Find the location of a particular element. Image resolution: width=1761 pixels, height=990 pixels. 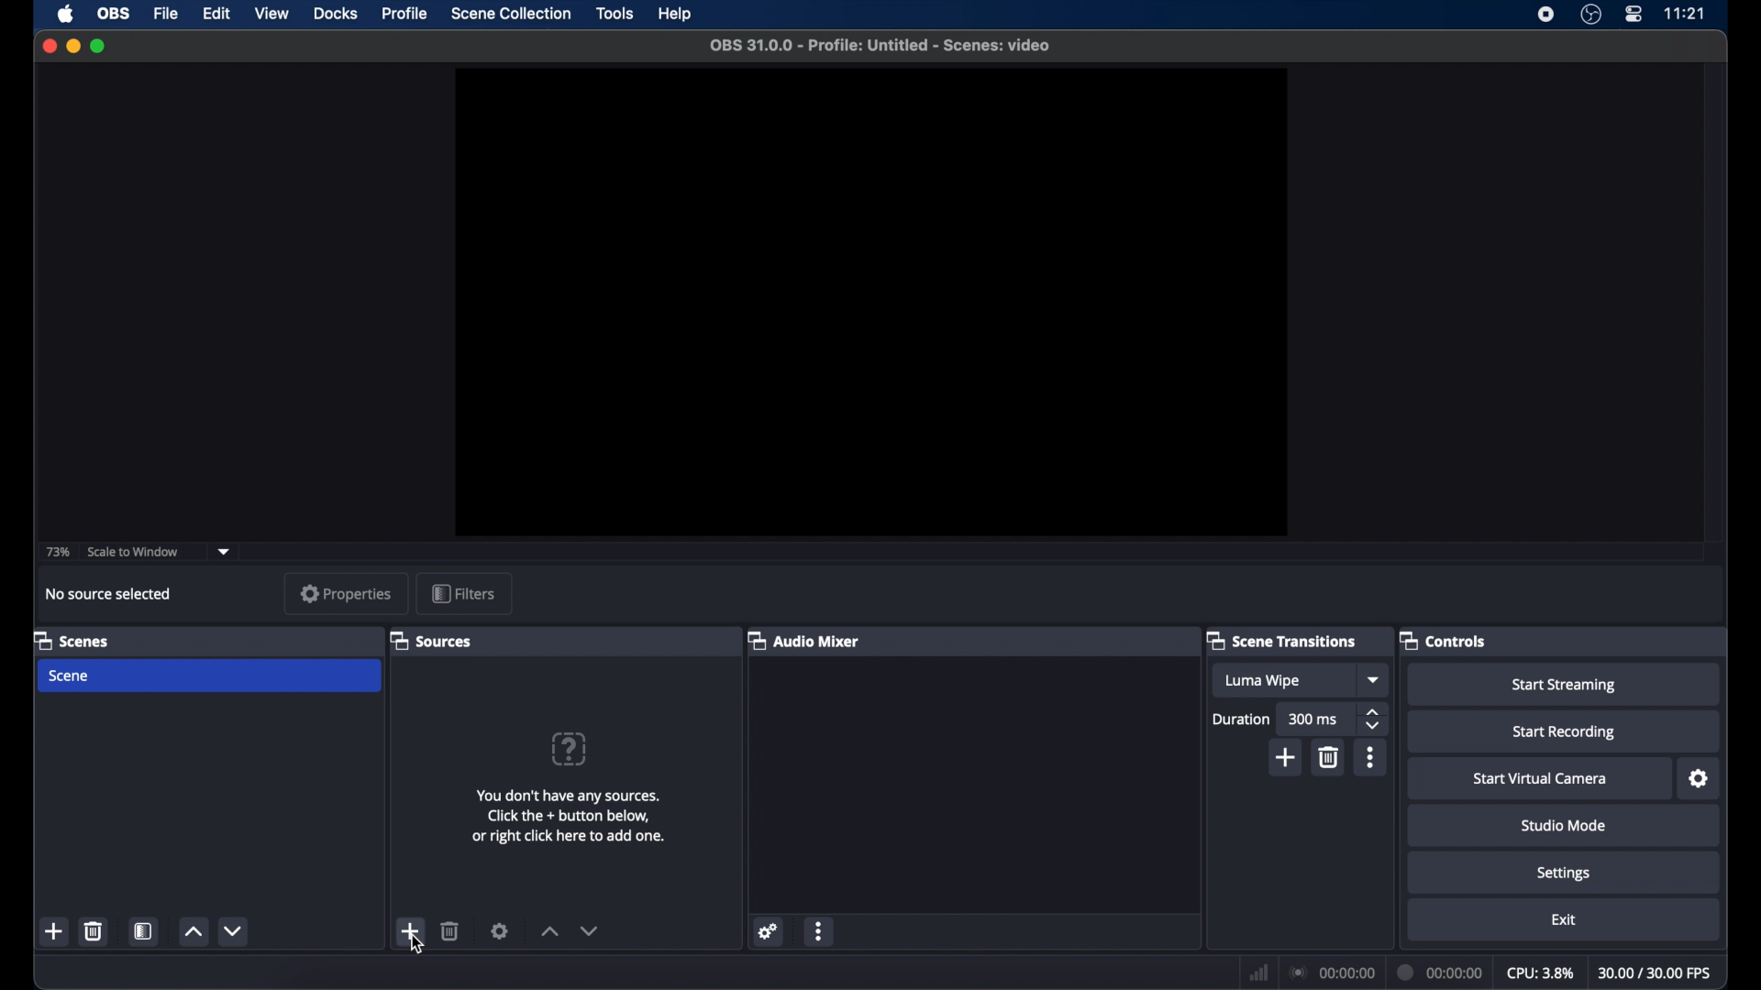

settings is located at coordinates (1700, 779).